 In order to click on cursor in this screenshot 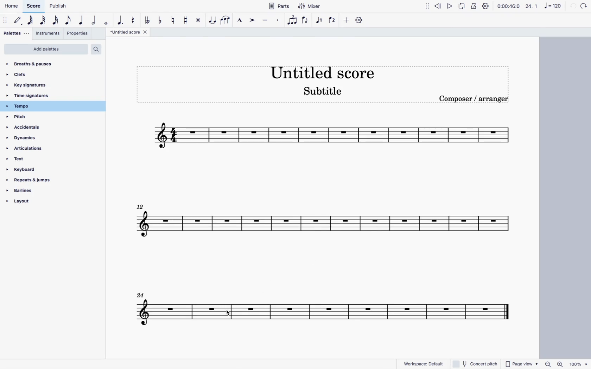, I will do `click(228, 313)`.